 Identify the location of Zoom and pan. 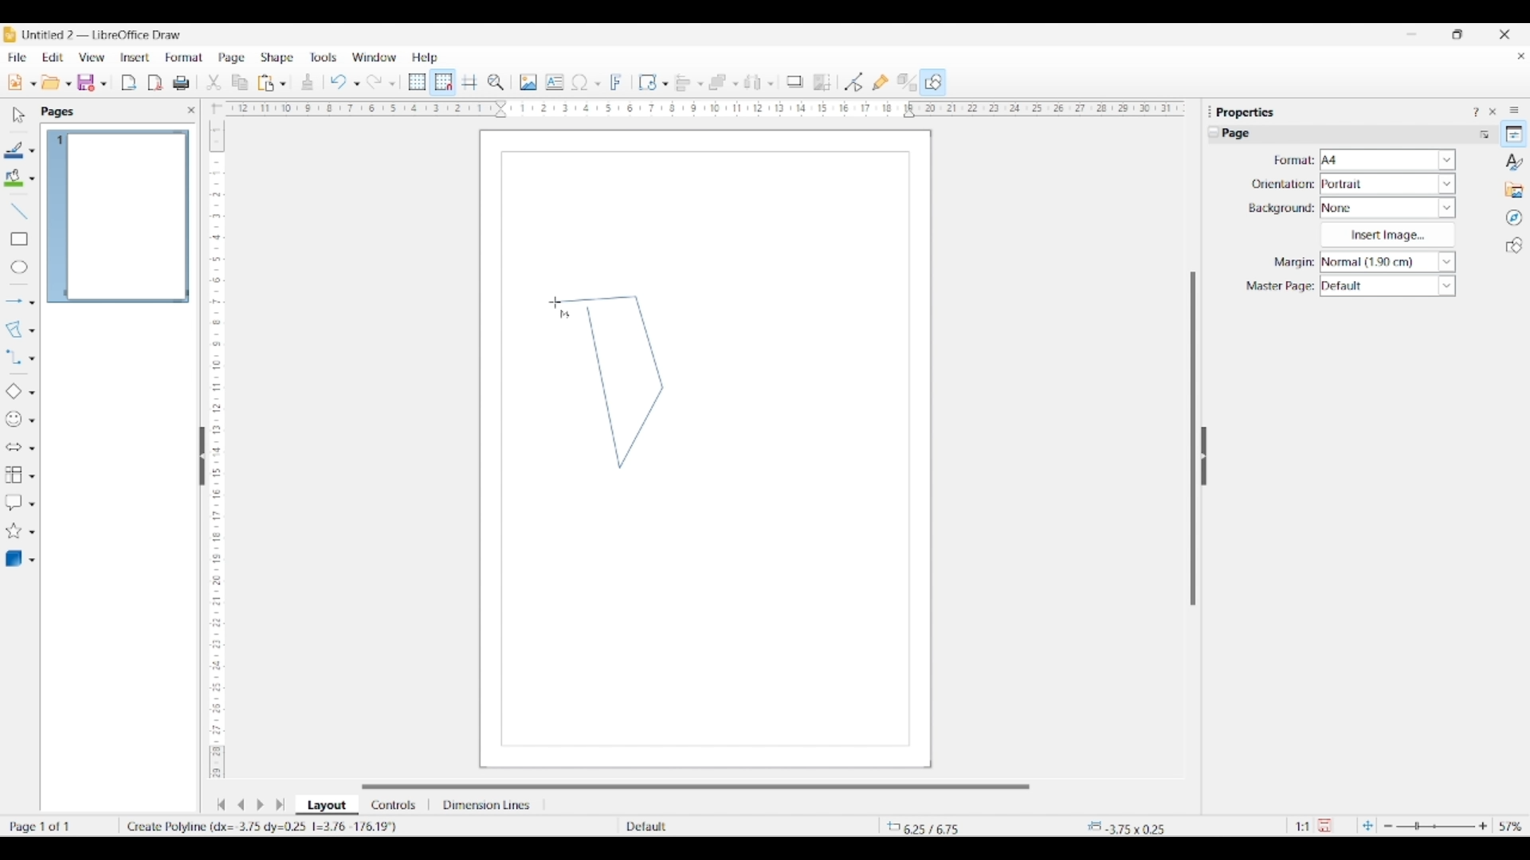
(496, 83).